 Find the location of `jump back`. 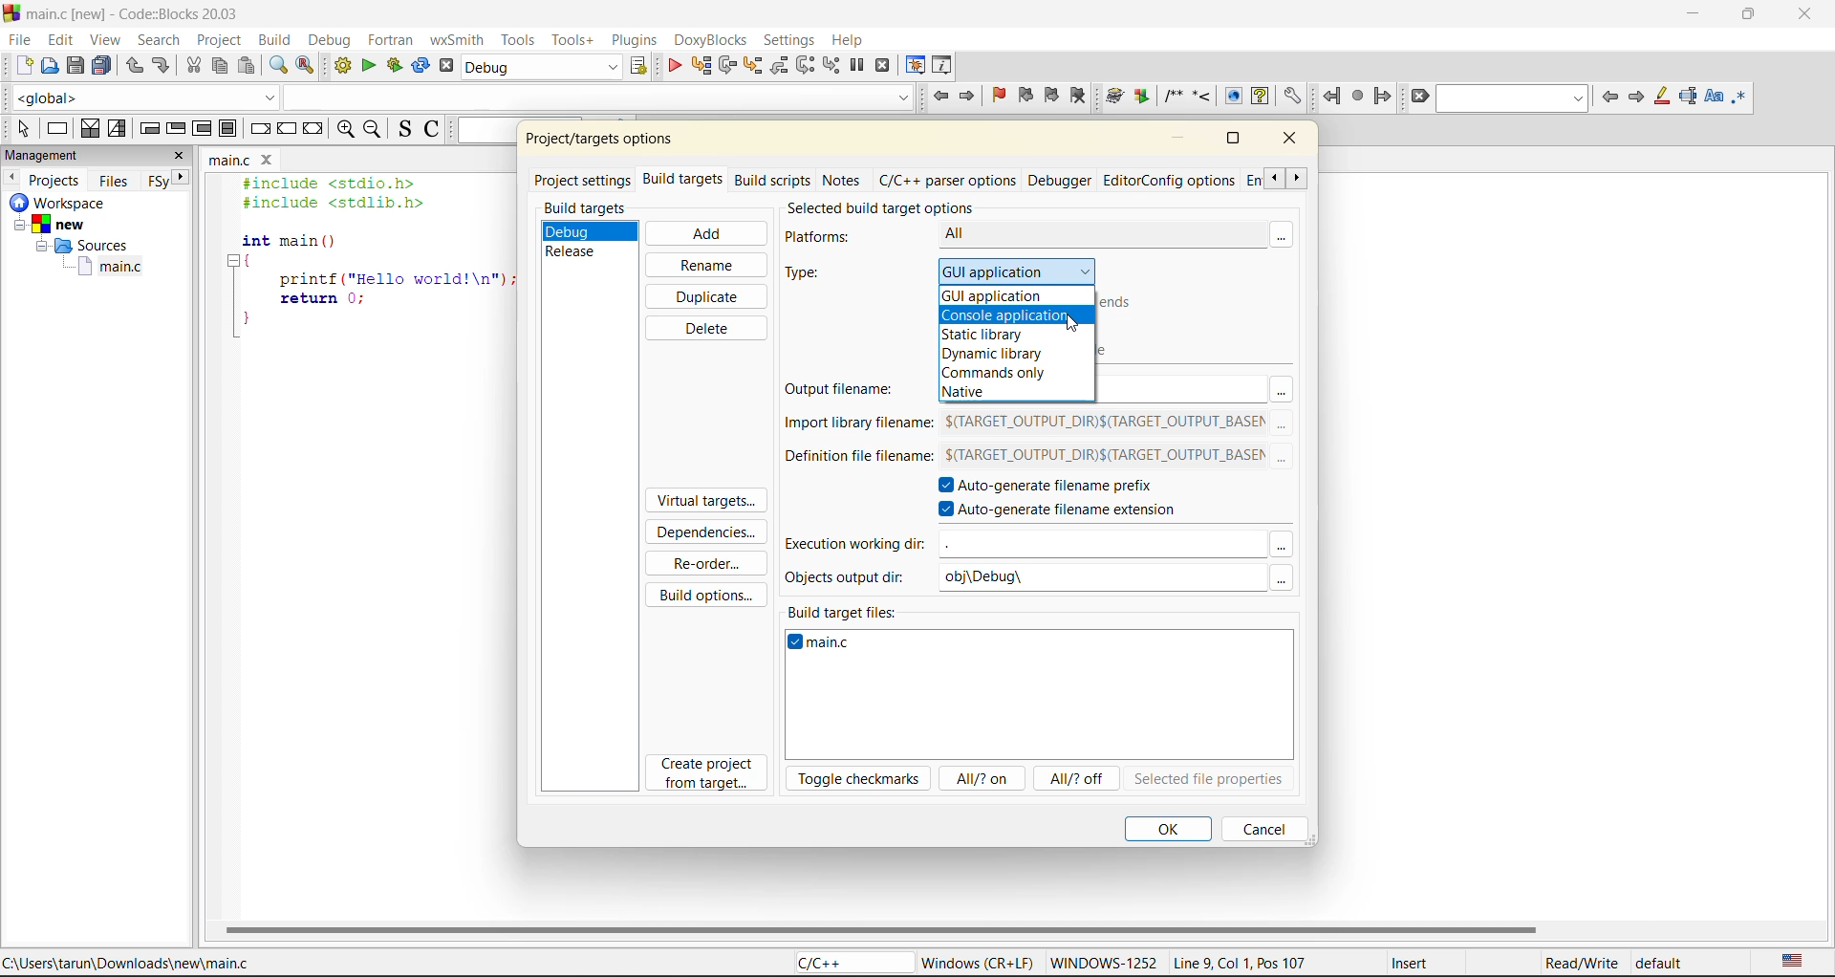

jump back is located at coordinates (939, 98).